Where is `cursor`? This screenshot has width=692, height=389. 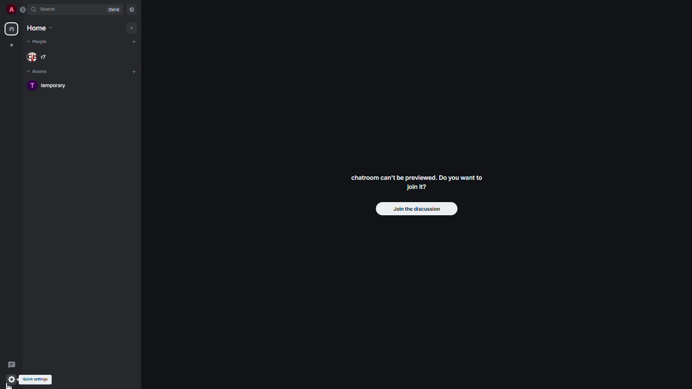
cursor is located at coordinates (9, 384).